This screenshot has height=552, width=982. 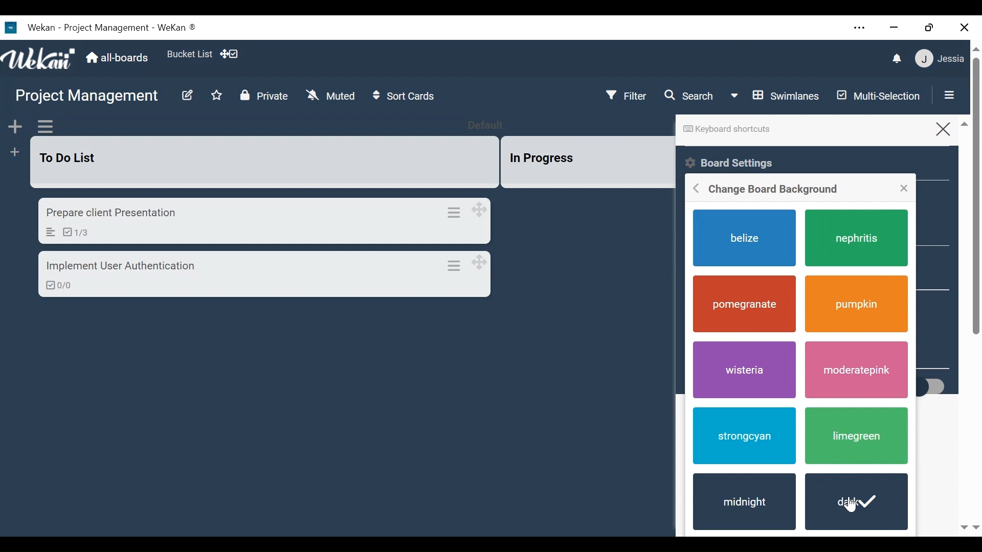 I want to click on Change, so click(x=775, y=190).